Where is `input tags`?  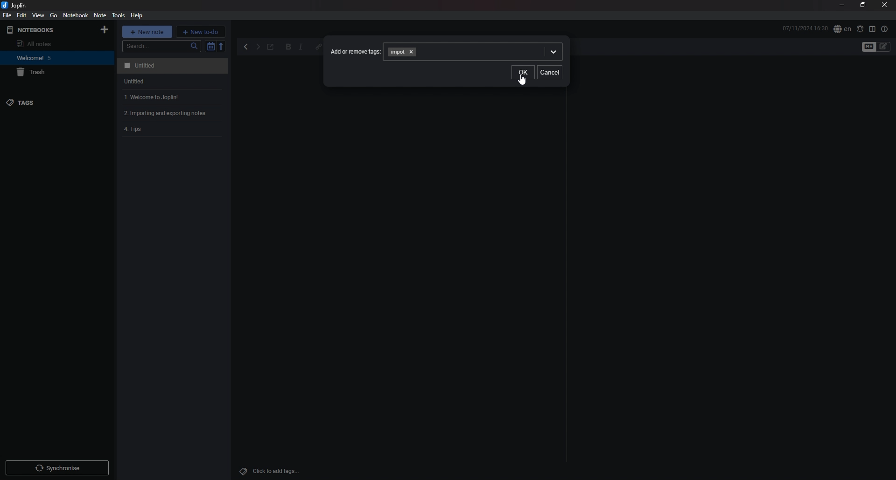 input tags is located at coordinates (490, 51).